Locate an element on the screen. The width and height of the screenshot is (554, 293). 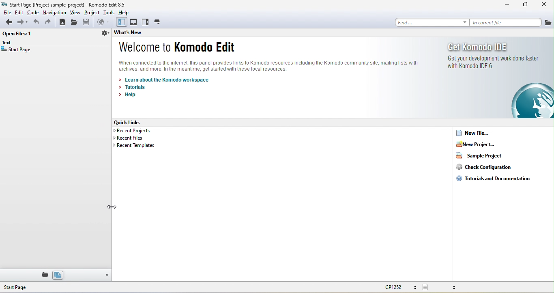
file is located at coordinates (548, 22).